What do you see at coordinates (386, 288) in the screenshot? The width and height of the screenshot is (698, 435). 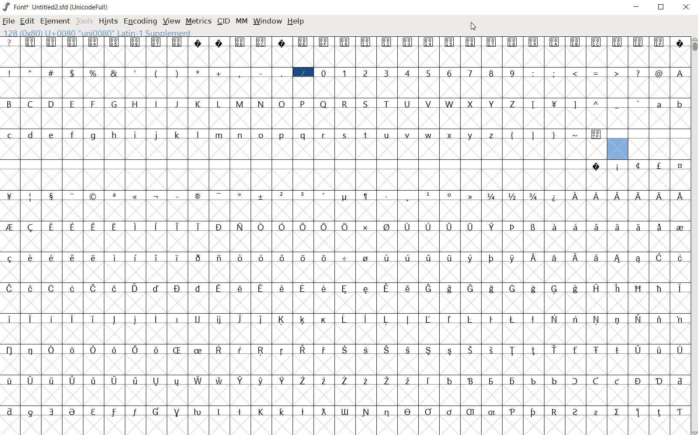 I see `glyph` at bounding box center [386, 288].